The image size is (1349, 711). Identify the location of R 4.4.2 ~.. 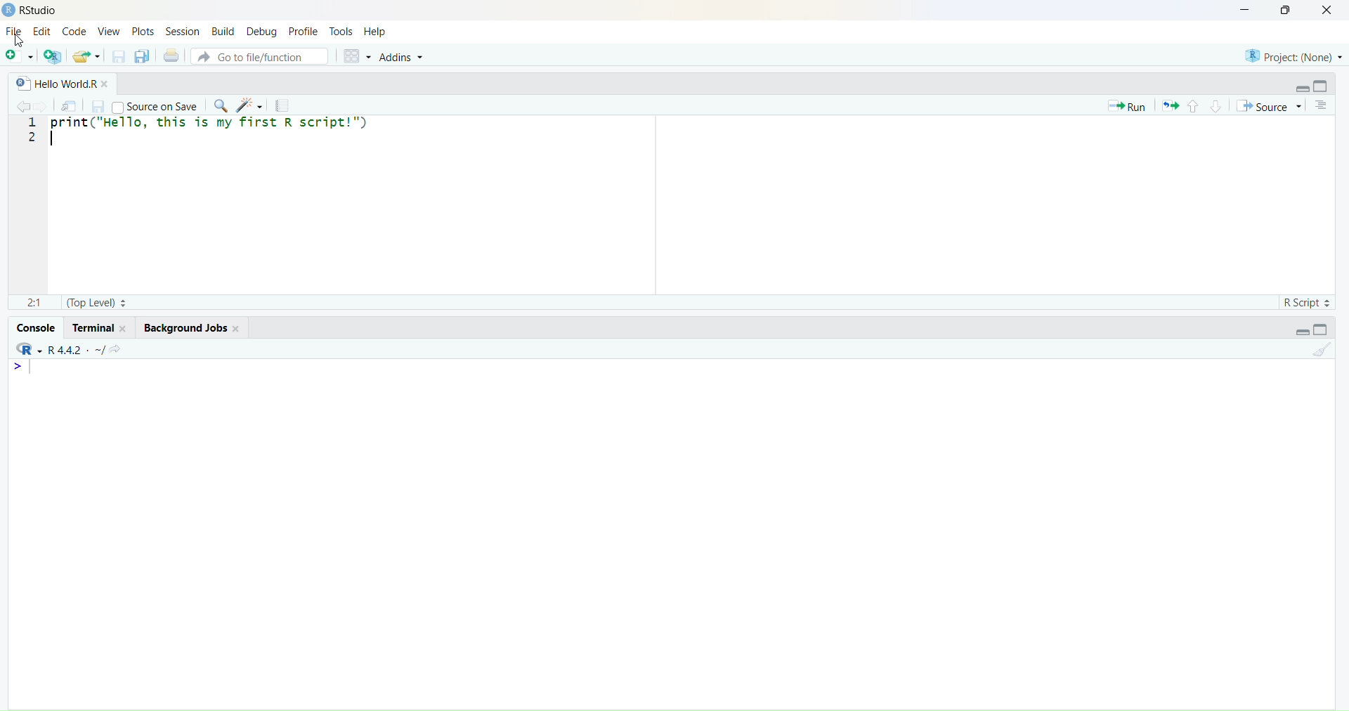
(75, 349).